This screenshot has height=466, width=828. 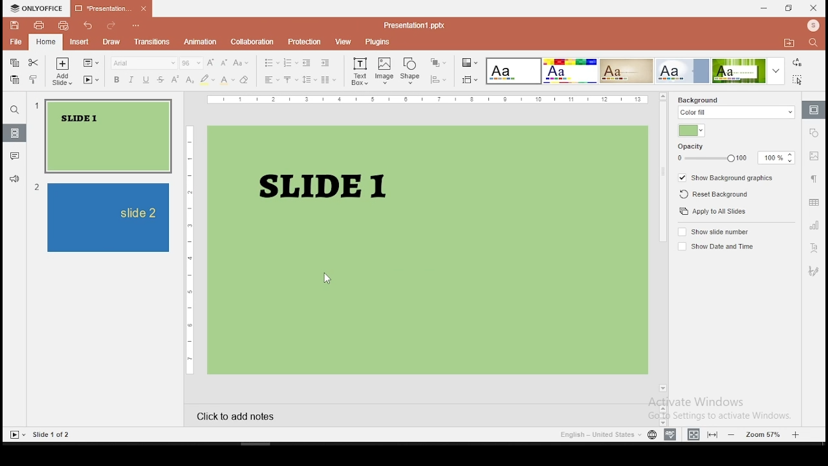 What do you see at coordinates (470, 79) in the screenshot?
I see `select slide size` at bounding box center [470, 79].